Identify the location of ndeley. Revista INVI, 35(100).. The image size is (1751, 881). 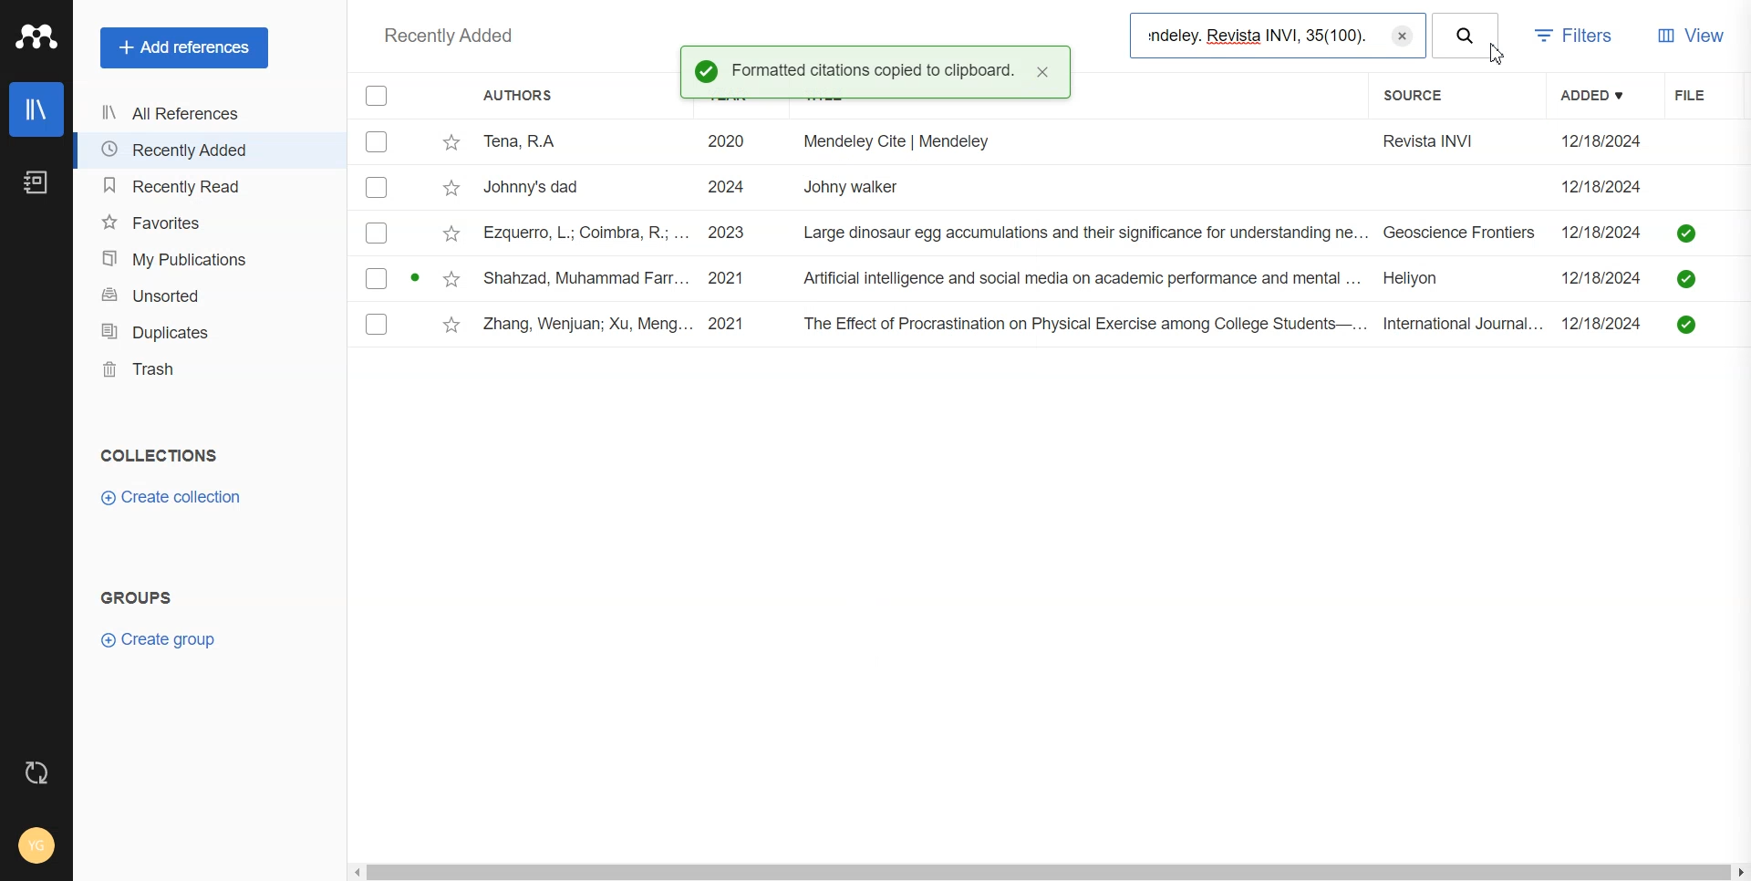
(1257, 36).